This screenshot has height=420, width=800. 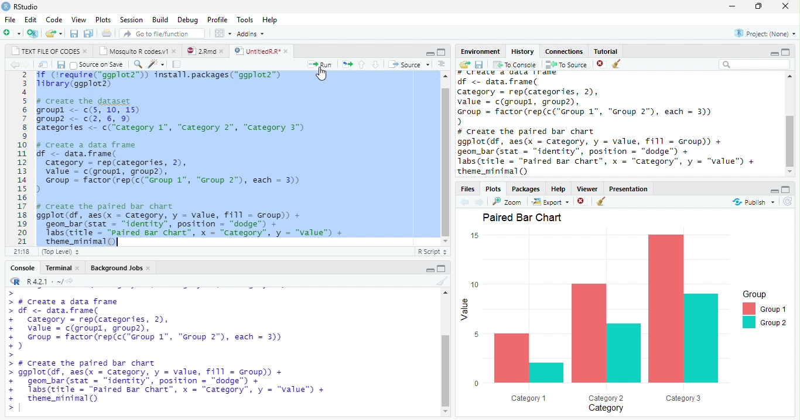 What do you see at coordinates (430, 270) in the screenshot?
I see `minimize` at bounding box center [430, 270].